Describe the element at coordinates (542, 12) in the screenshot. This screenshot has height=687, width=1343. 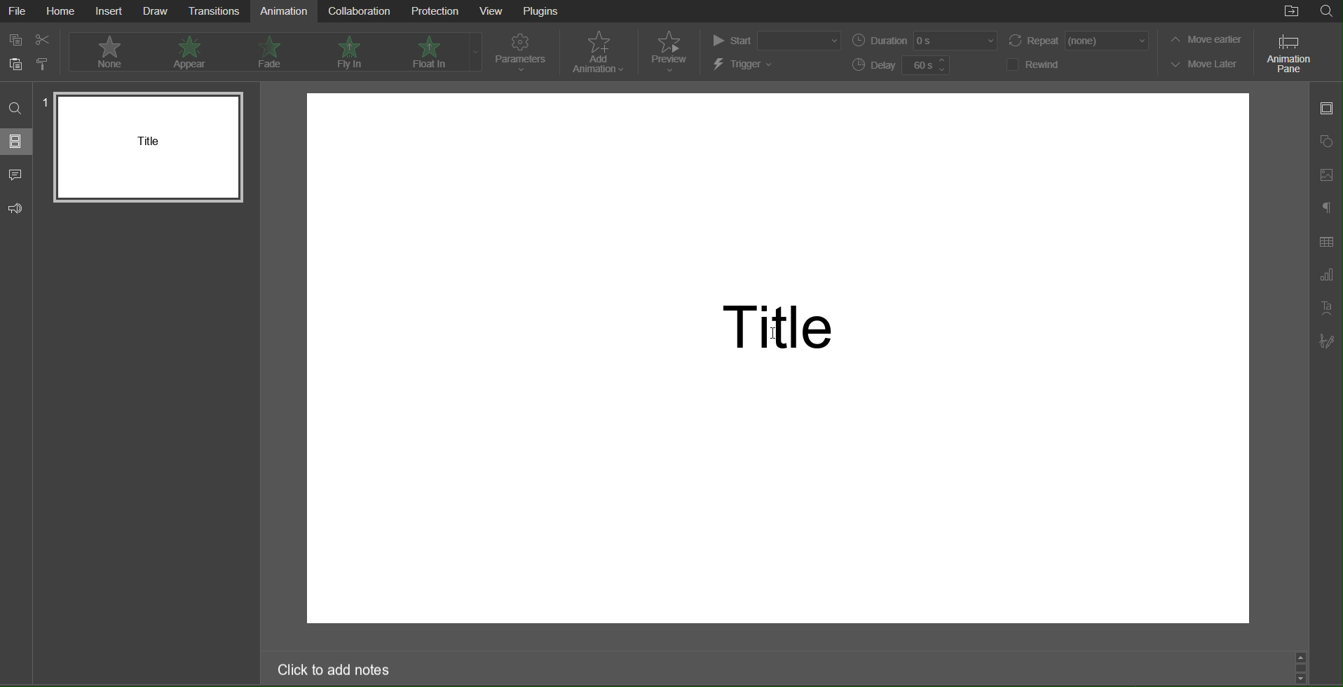
I see `Plugins` at that location.